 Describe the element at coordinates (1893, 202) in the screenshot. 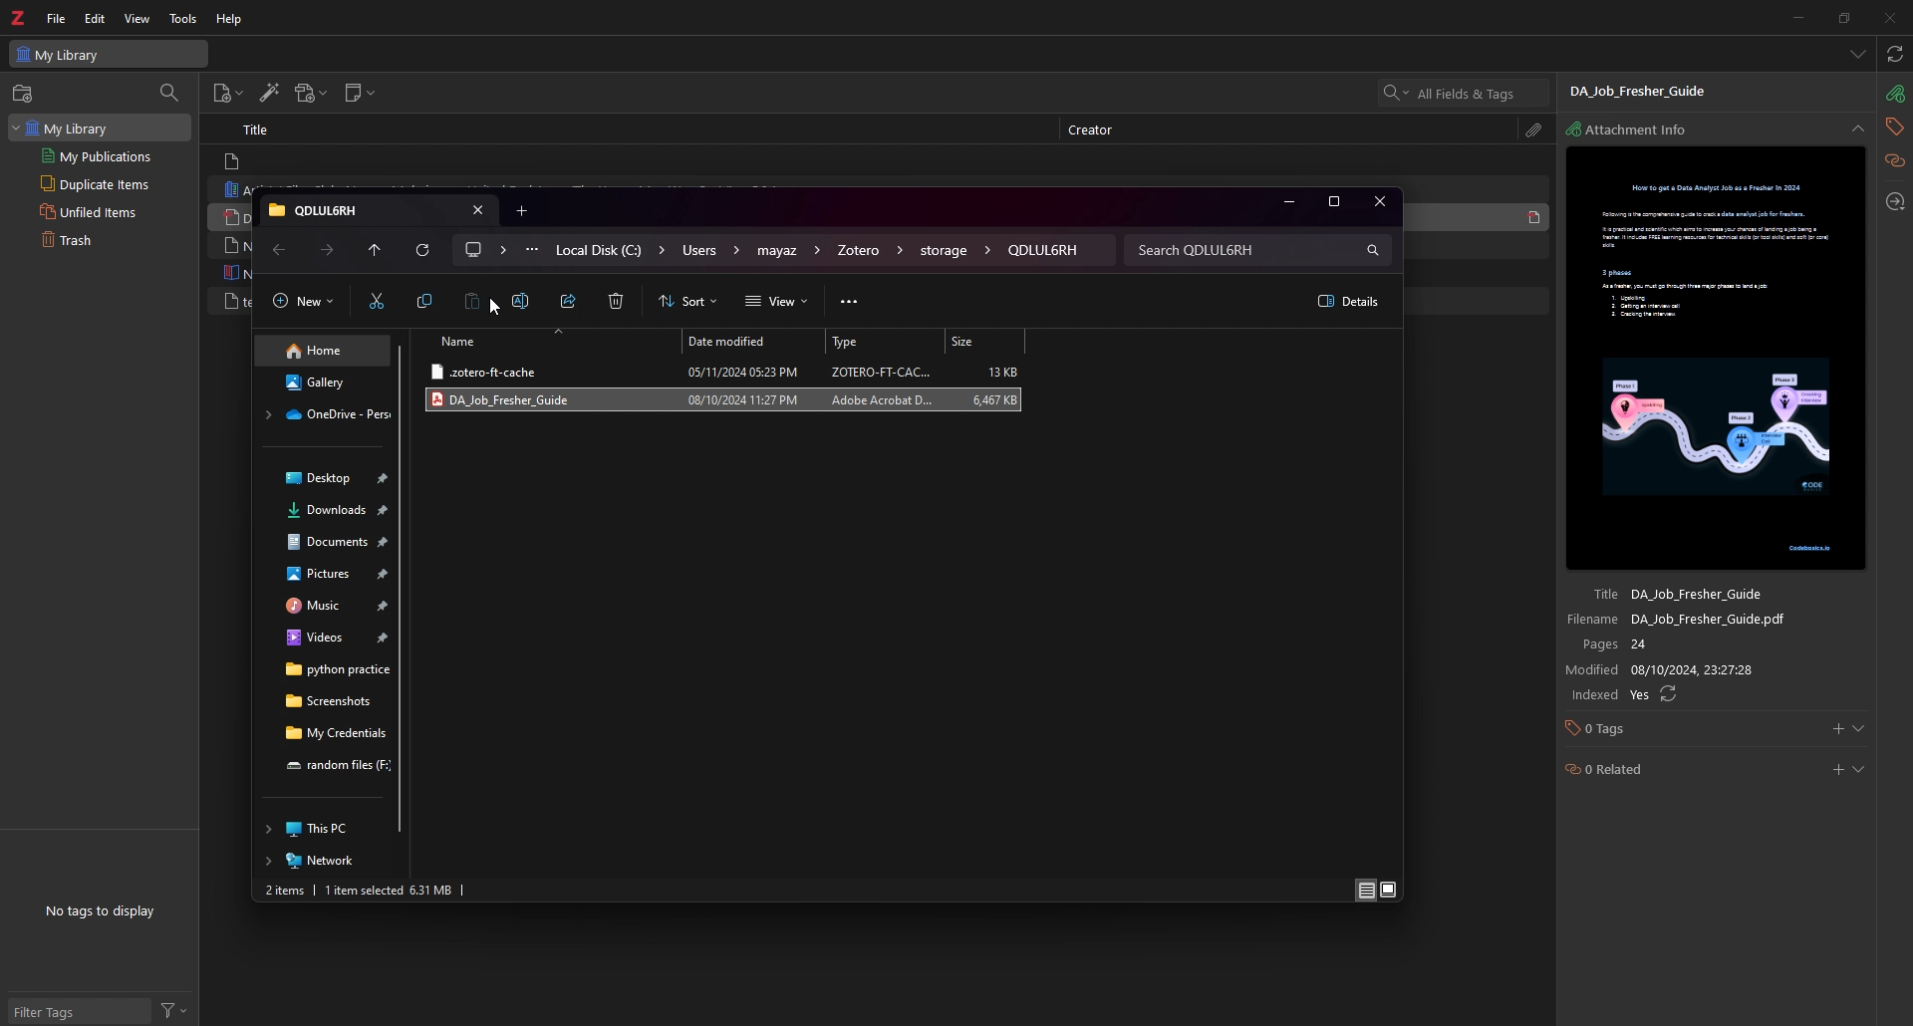

I see `locate` at that location.